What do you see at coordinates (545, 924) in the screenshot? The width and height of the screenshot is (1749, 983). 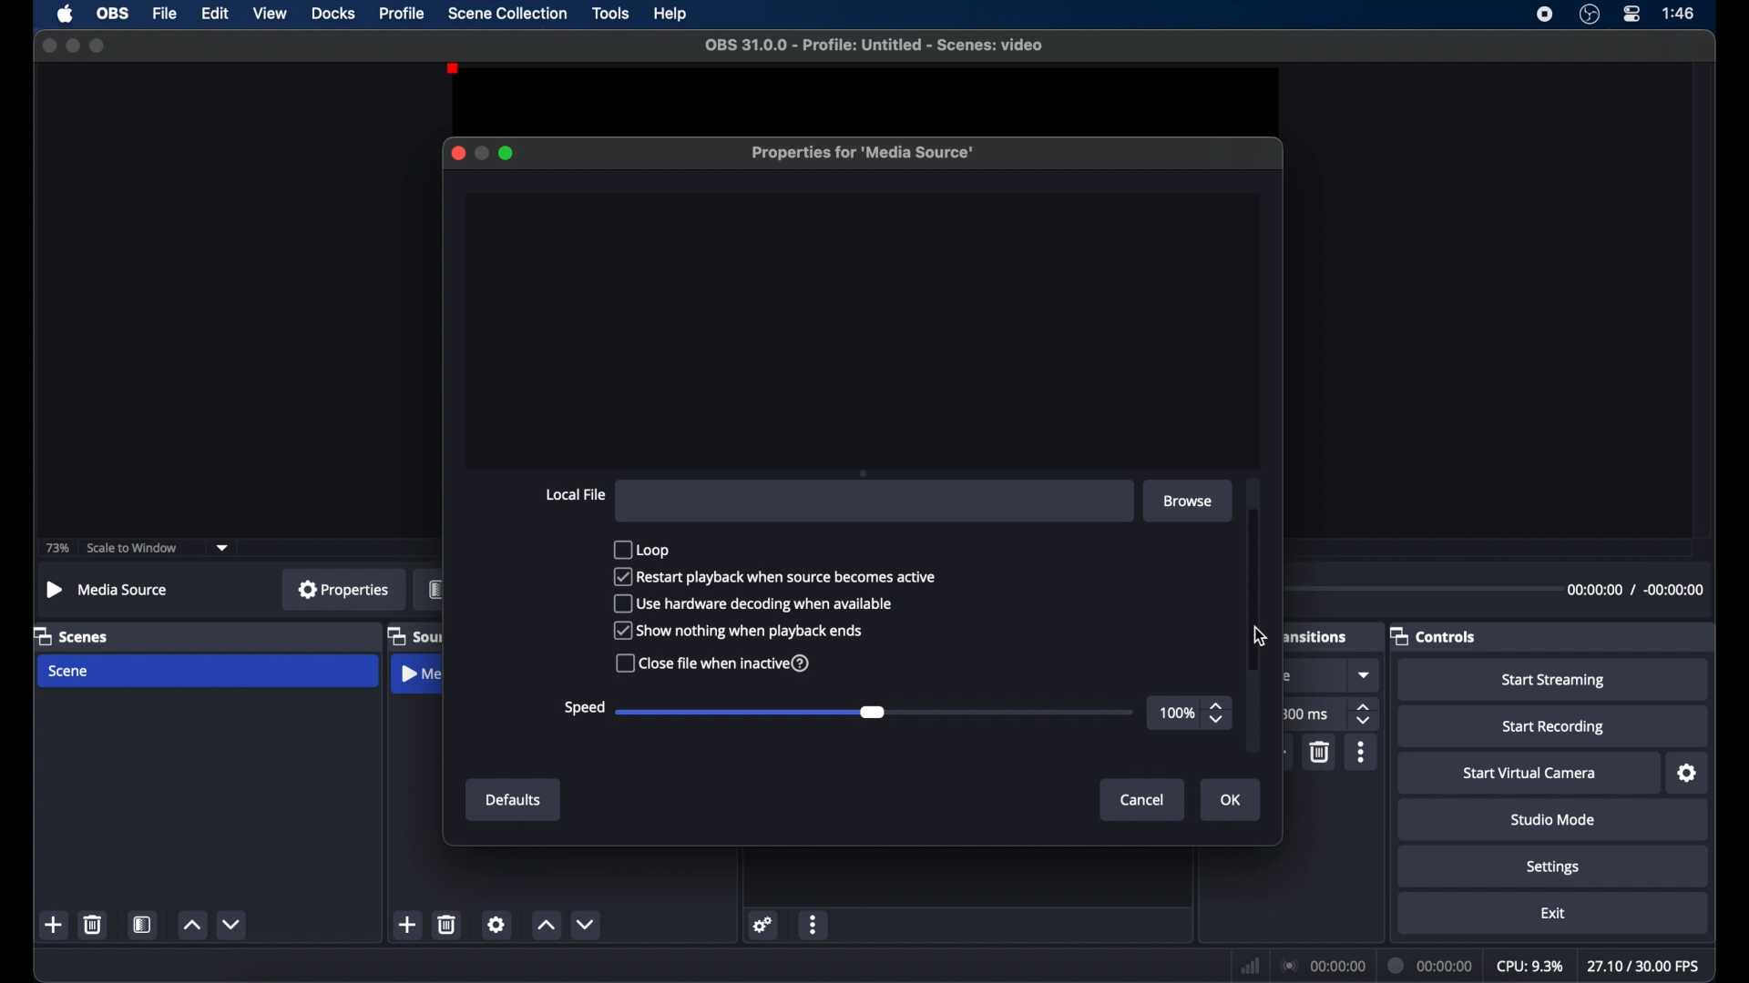 I see `increment` at bounding box center [545, 924].